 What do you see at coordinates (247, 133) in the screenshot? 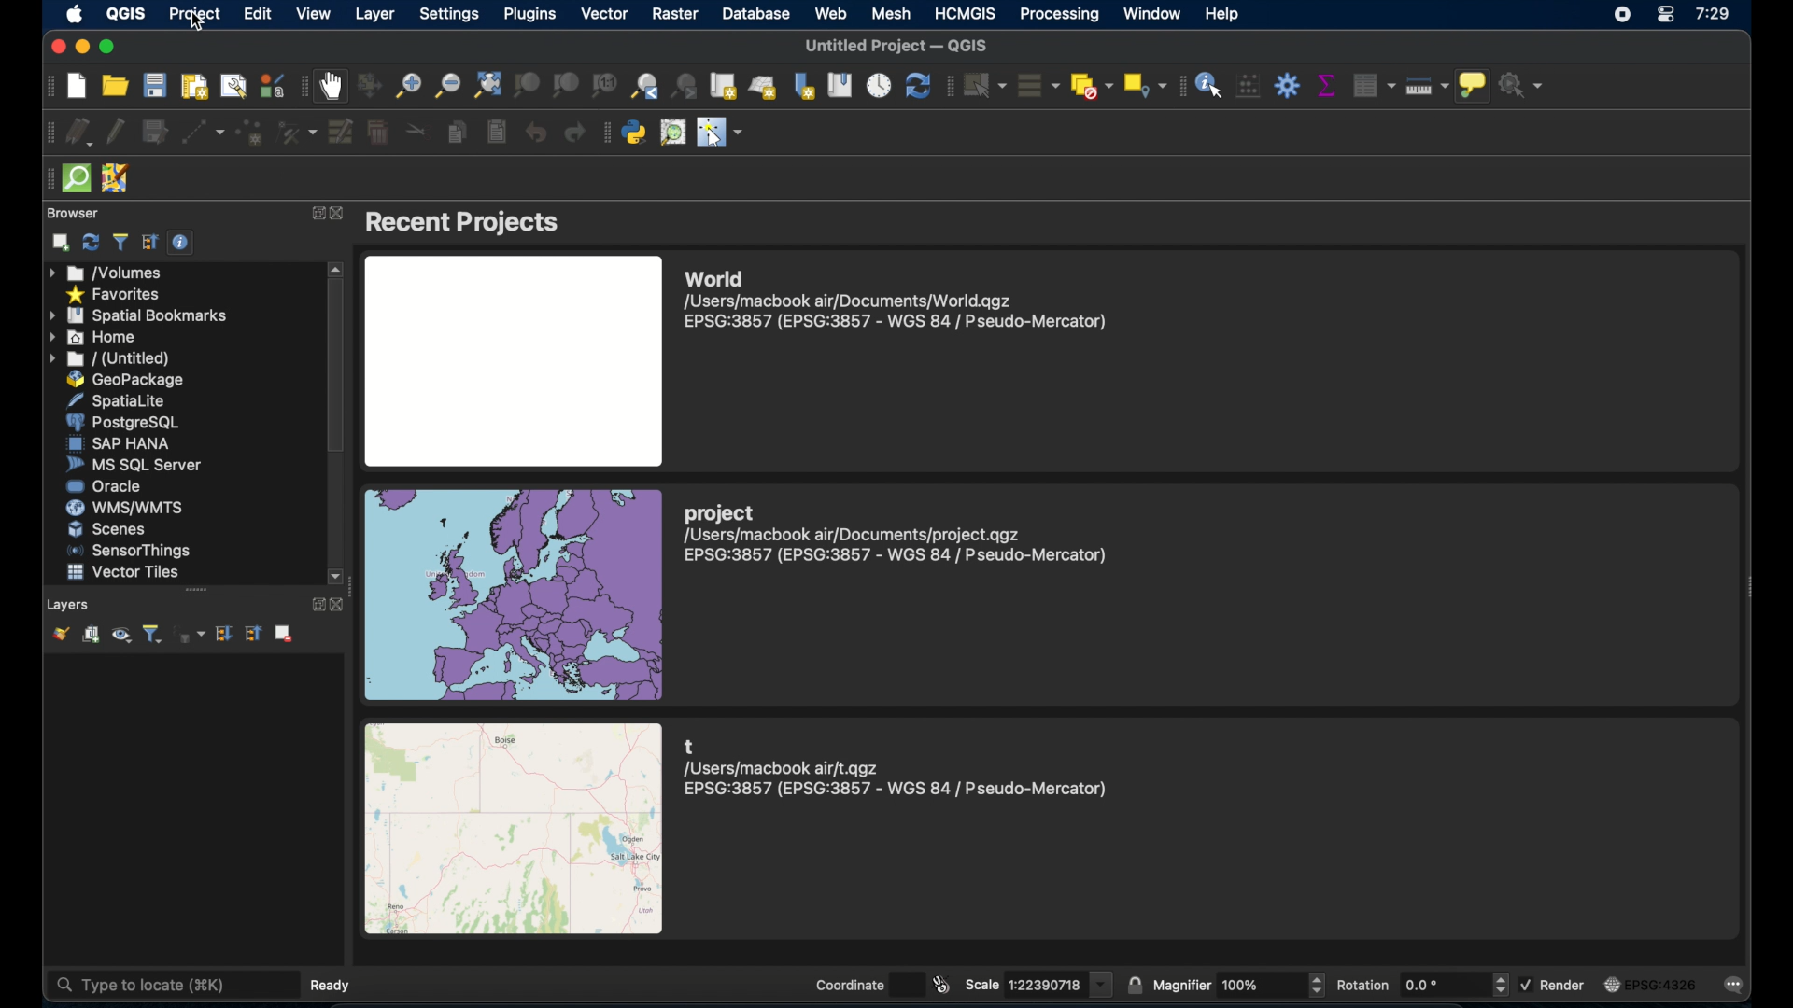
I see `add point feature` at bounding box center [247, 133].